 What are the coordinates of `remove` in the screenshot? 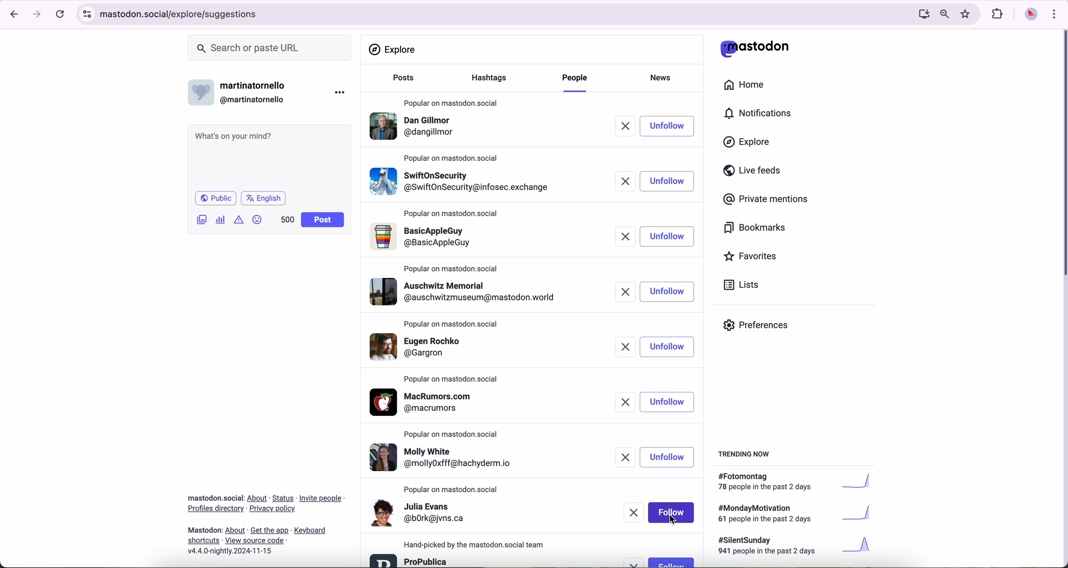 It's located at (625, 458).